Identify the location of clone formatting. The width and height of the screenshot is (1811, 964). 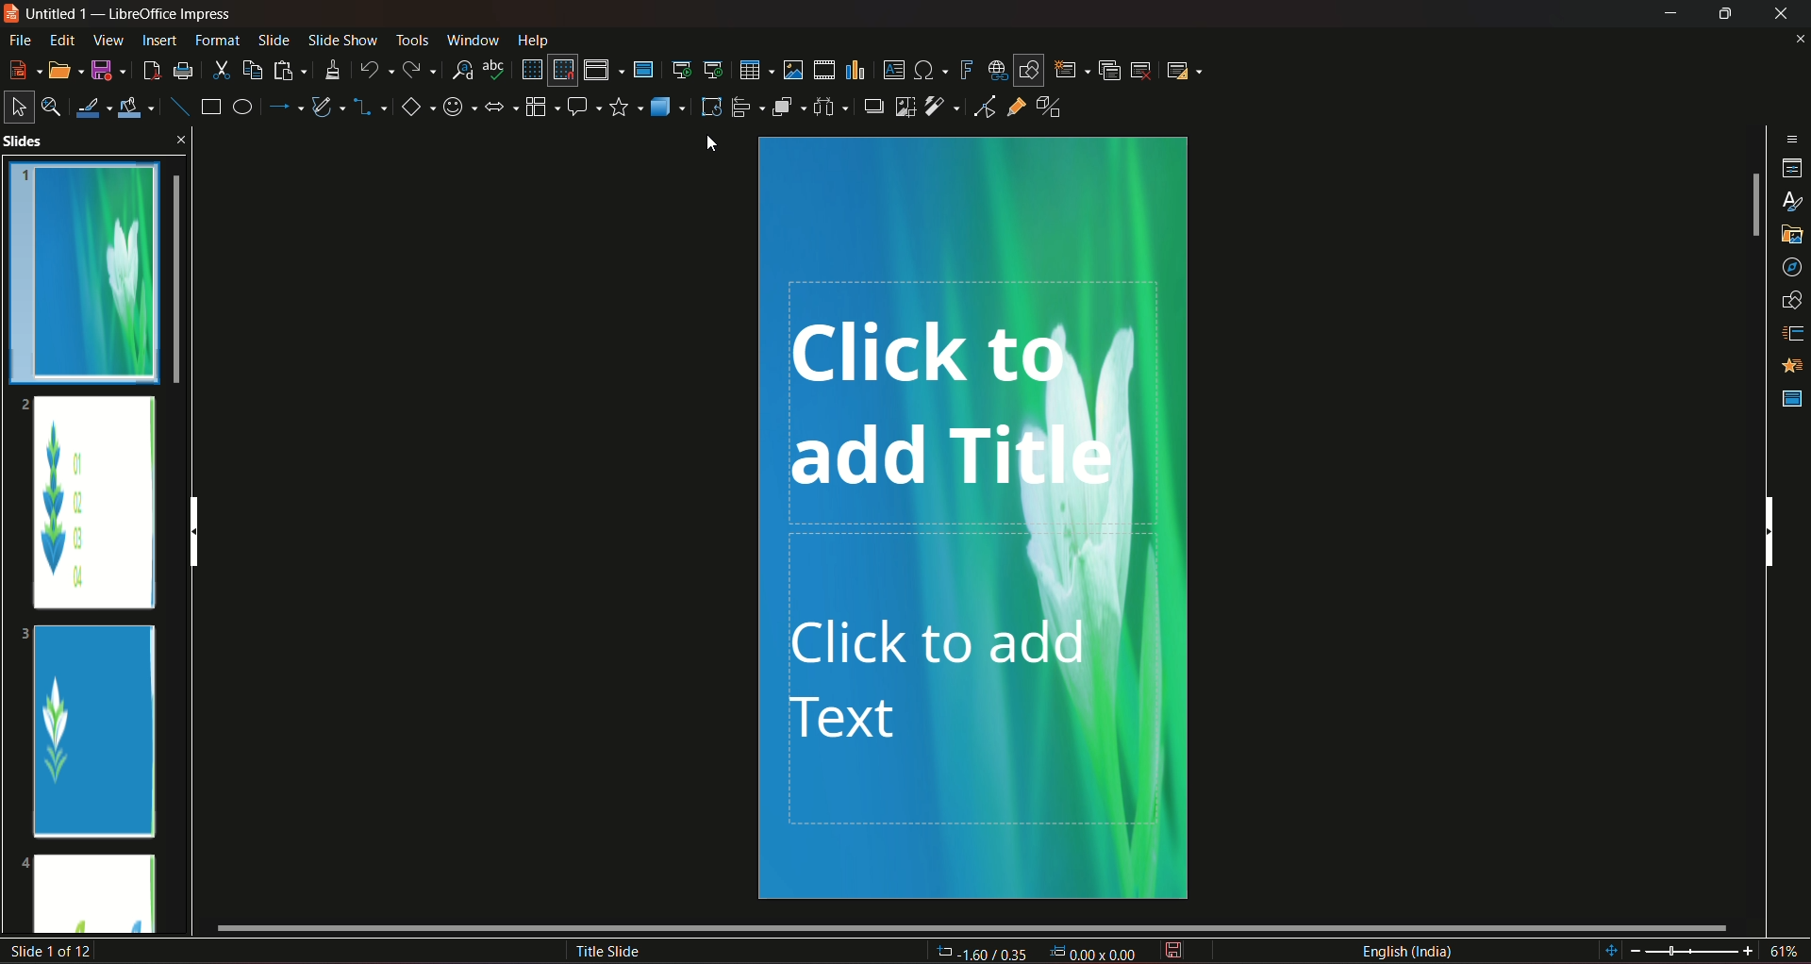
(335, 70).